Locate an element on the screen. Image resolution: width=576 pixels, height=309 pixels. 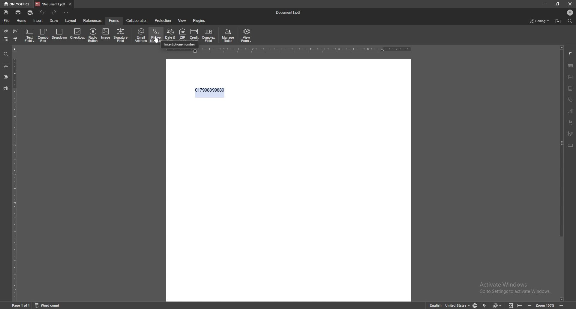
close is located at coordinates (571, 4).